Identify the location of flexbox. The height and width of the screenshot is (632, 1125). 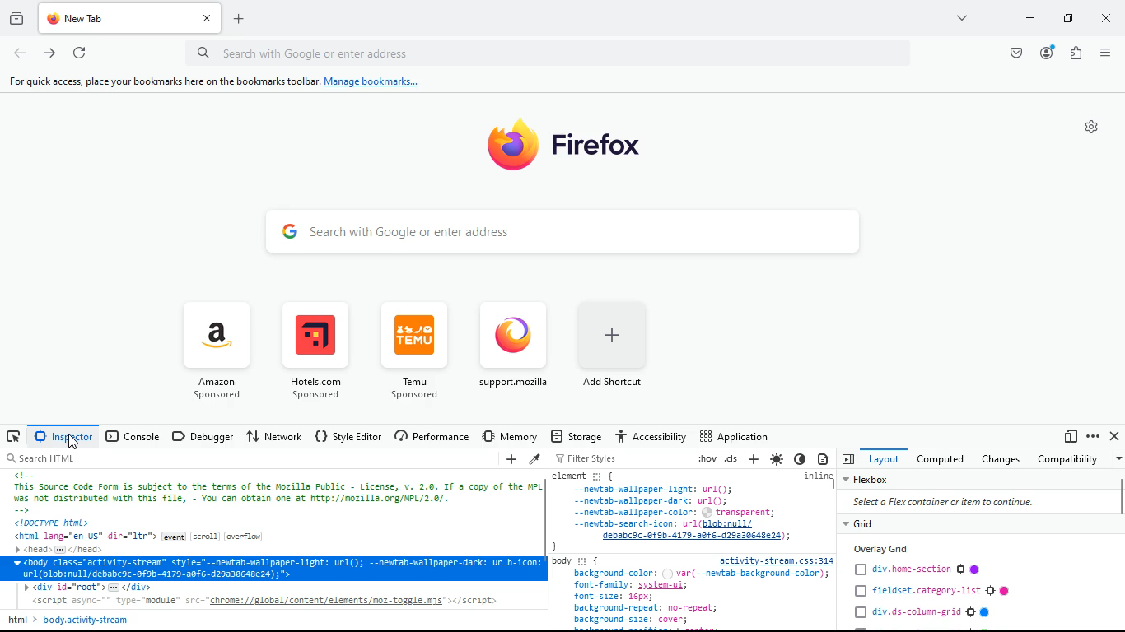
(876, 480).